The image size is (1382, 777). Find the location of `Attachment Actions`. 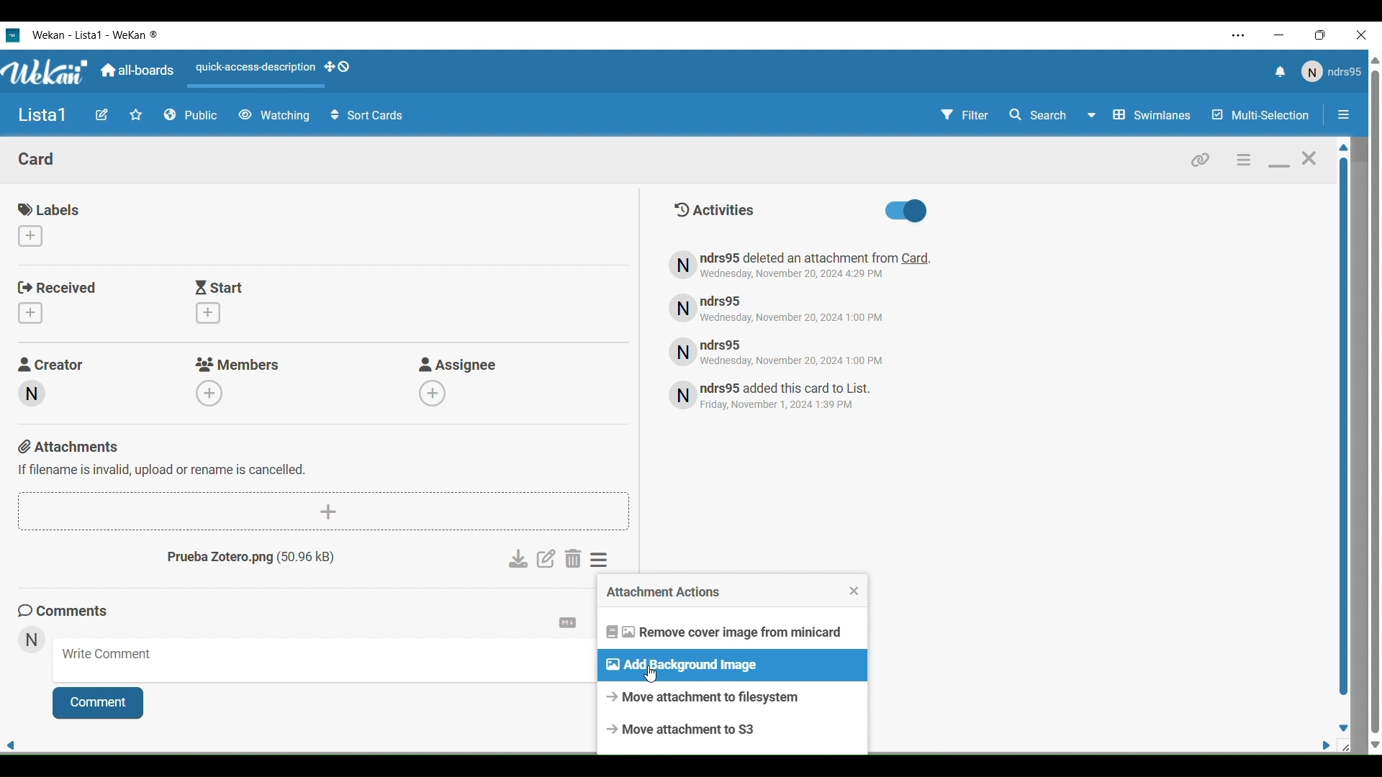

Attachment Actions is located at coordinates (723, 592).